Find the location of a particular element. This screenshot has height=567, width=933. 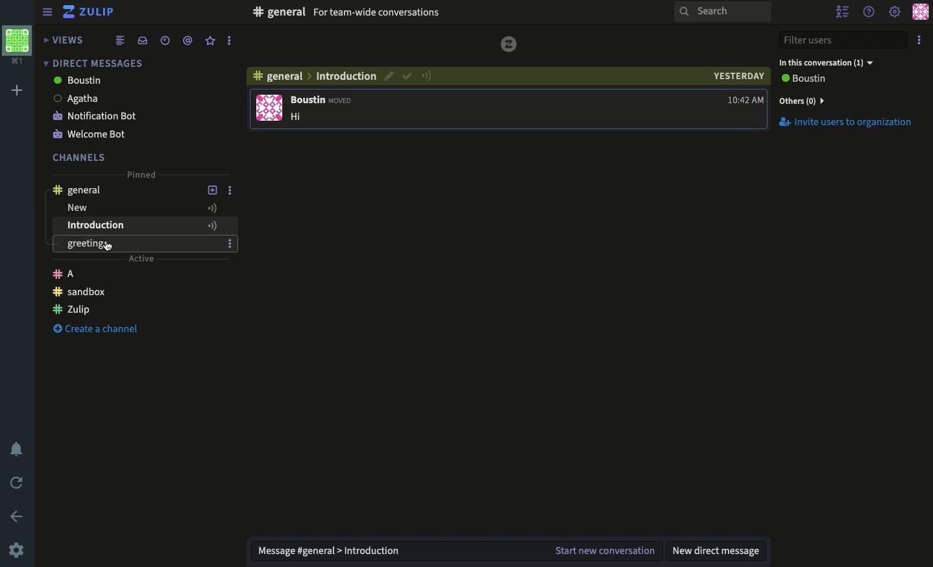

Channels is located at coordinates (79, 157).